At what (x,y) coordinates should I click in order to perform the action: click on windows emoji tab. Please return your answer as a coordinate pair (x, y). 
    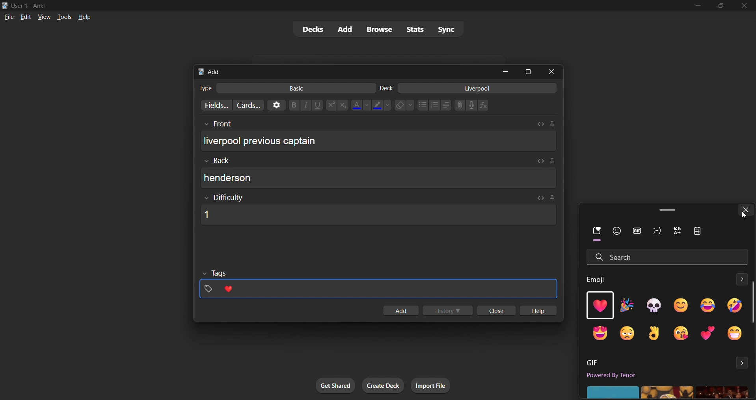
    Looking at the image, I should click on (656, 209).